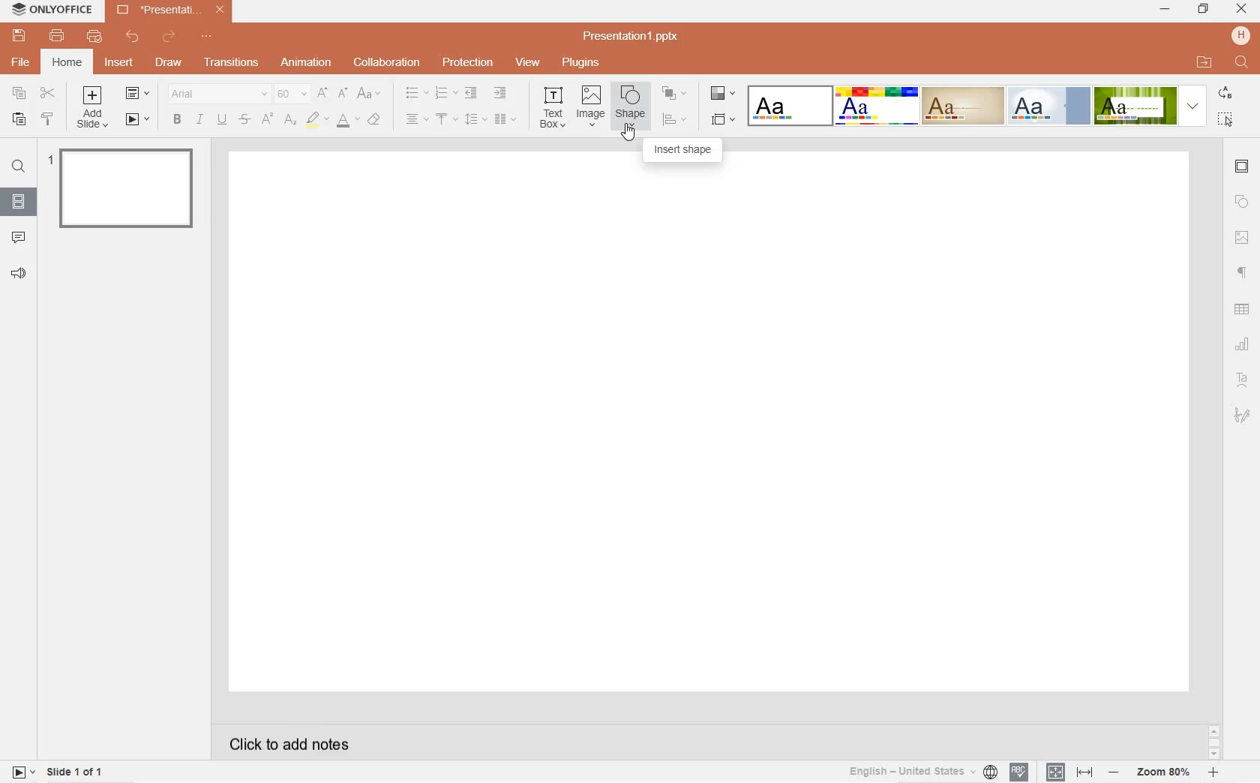 This screenshot has height=783, width=1260. What do you see at coordinates (19, 36) in the screenshot?
I see `save` at bounding box center [19, 36].